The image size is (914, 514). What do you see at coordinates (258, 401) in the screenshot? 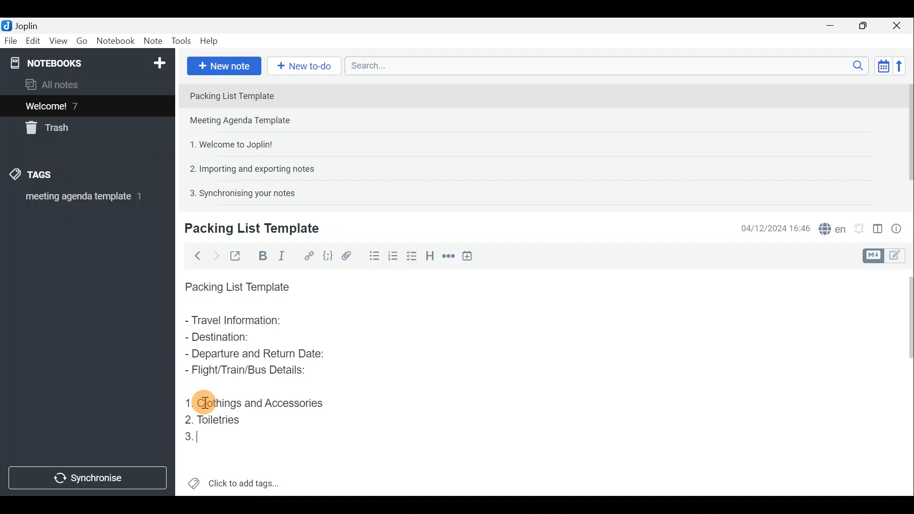
I see `Clothings and Accessories` at bounding box center [258, 401].